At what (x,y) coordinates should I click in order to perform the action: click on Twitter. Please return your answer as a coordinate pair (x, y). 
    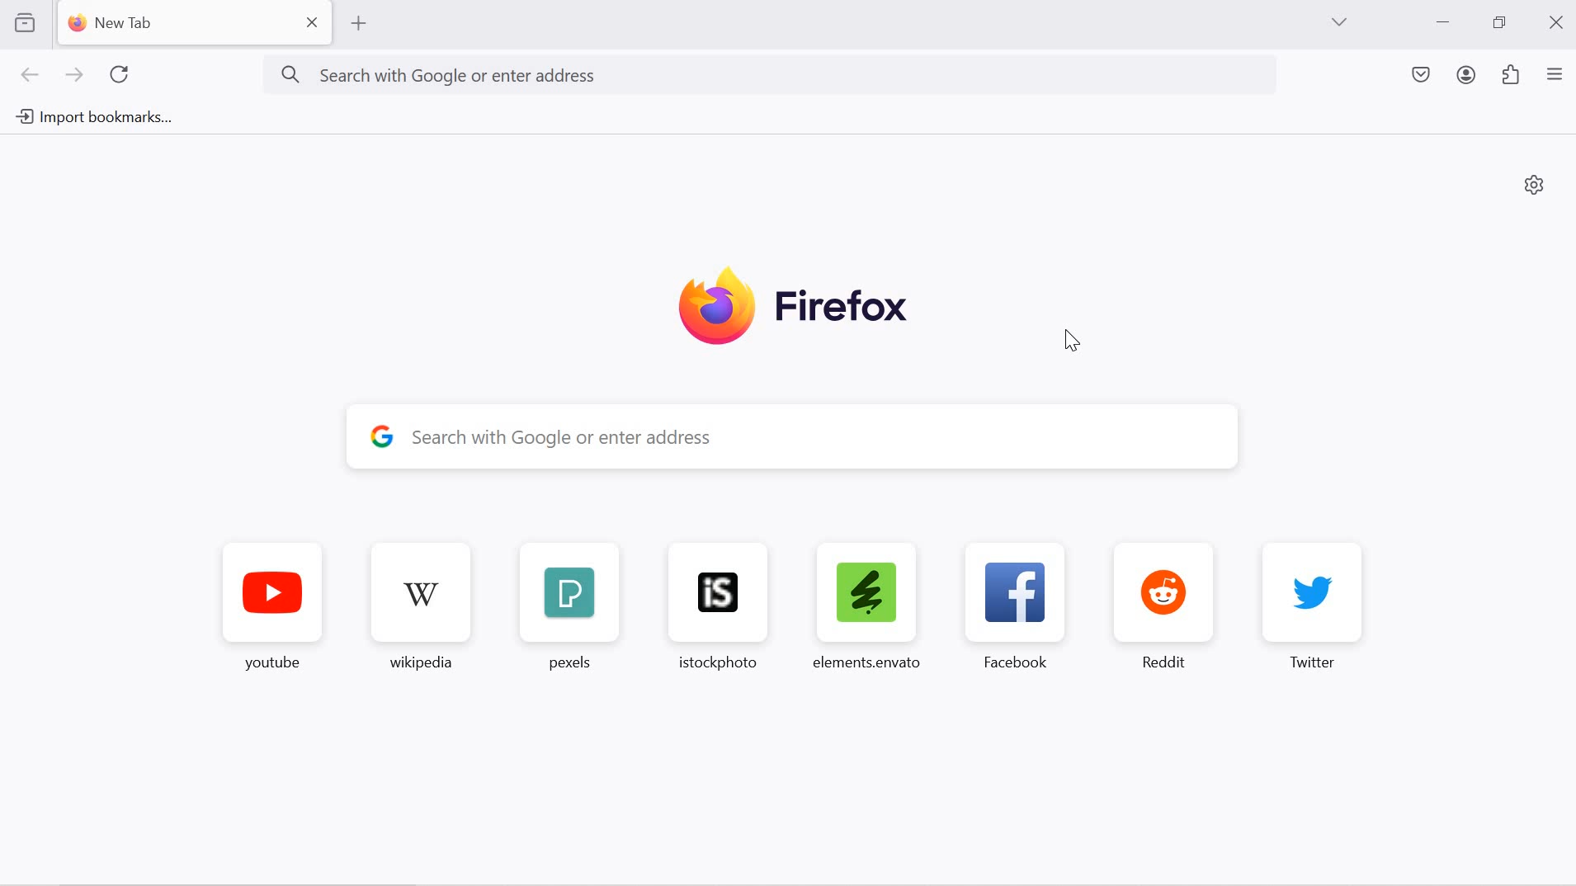
    Looking at the image, I should click on (1311, 618).